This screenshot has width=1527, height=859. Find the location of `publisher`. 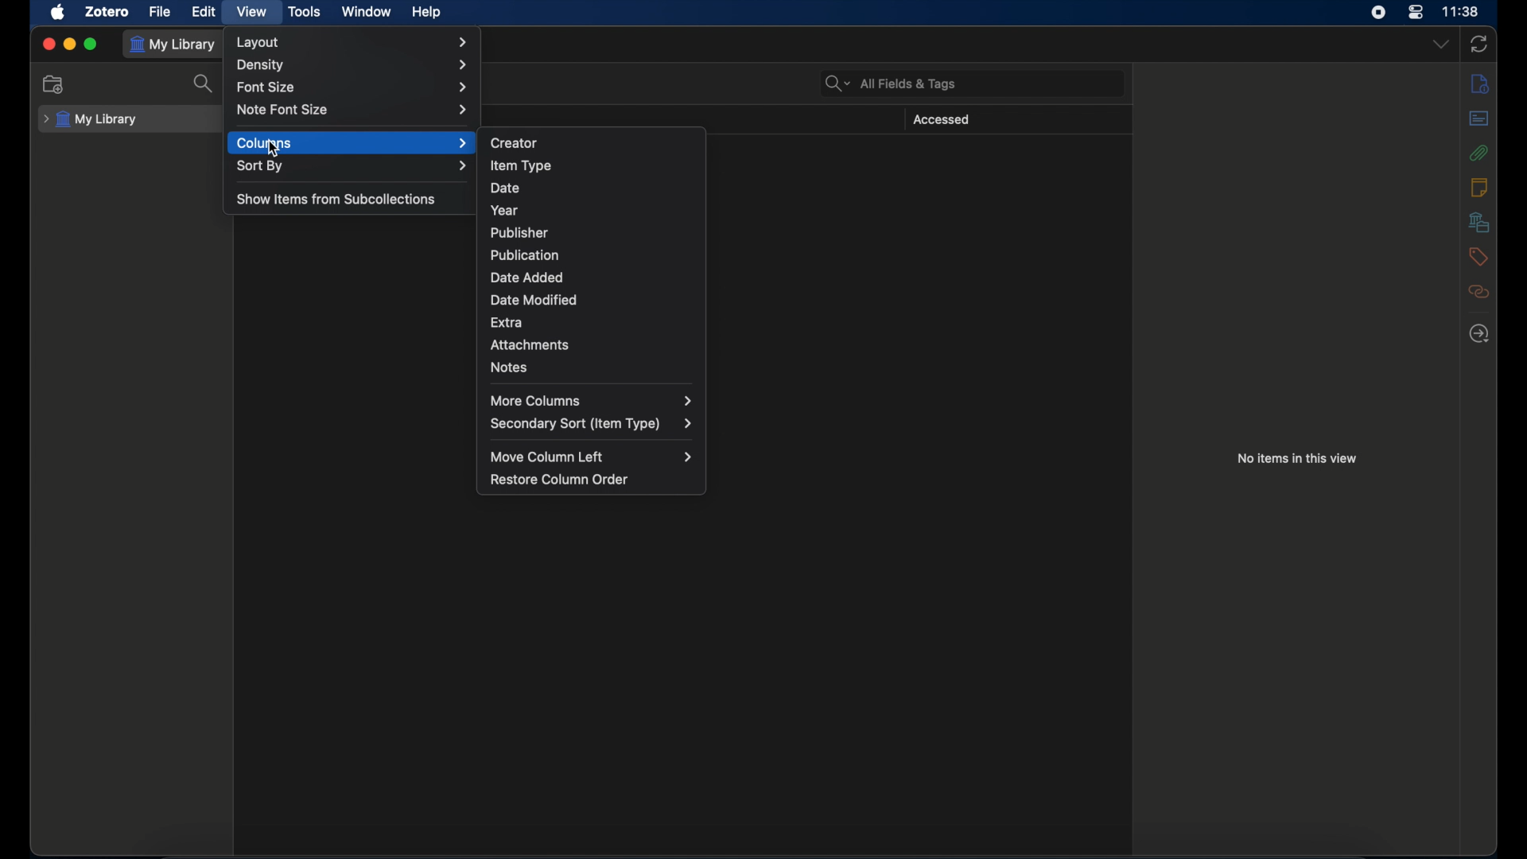

publisher is located at coordinates (517, 233).